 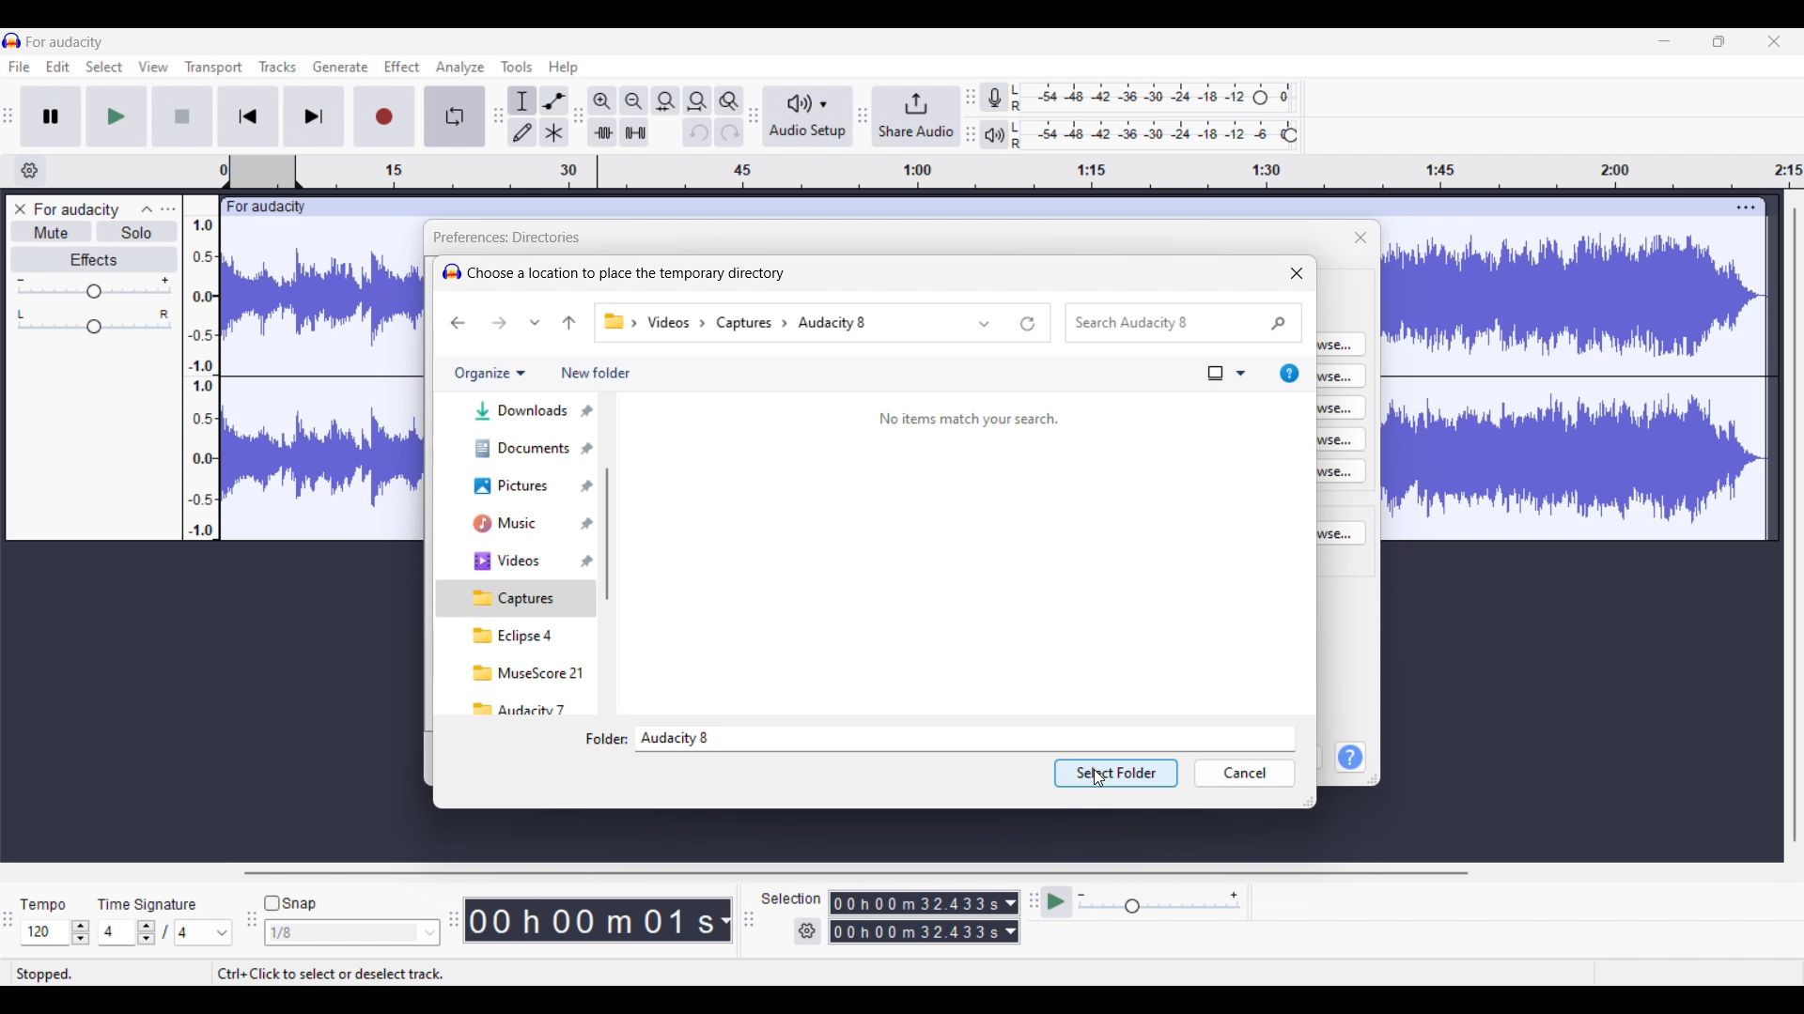 What do you see at coordinates (569, 323) in the screenshot?
I see `Move to previous folder in pathway` at bounding box center [569, 323].